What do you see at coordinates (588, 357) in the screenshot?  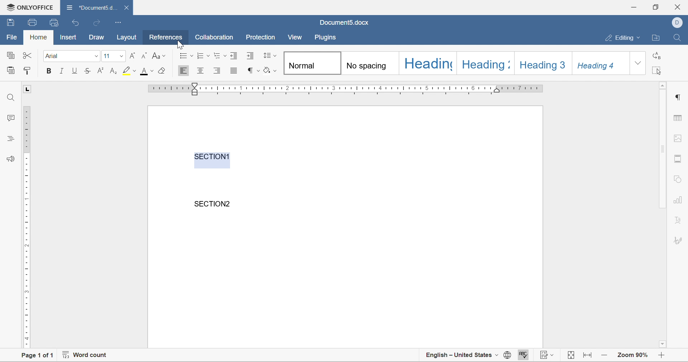 I see `fit to width` at bounding box center [588, 357].